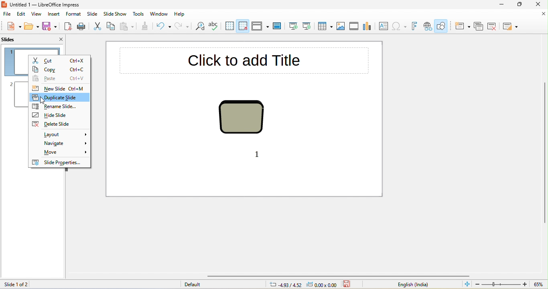 The image size is (548, 289). I want to click on image, so click(342, 26).